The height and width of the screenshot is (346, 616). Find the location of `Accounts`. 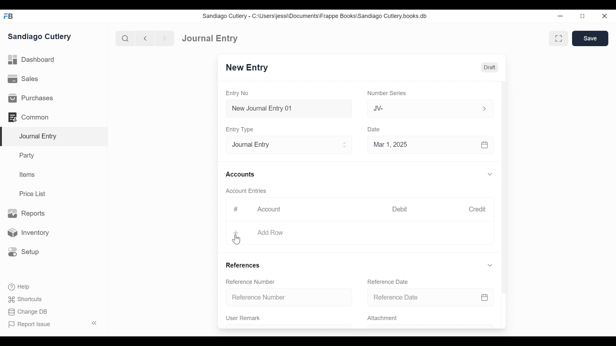

Accounts is located at coordinates (240, 174).